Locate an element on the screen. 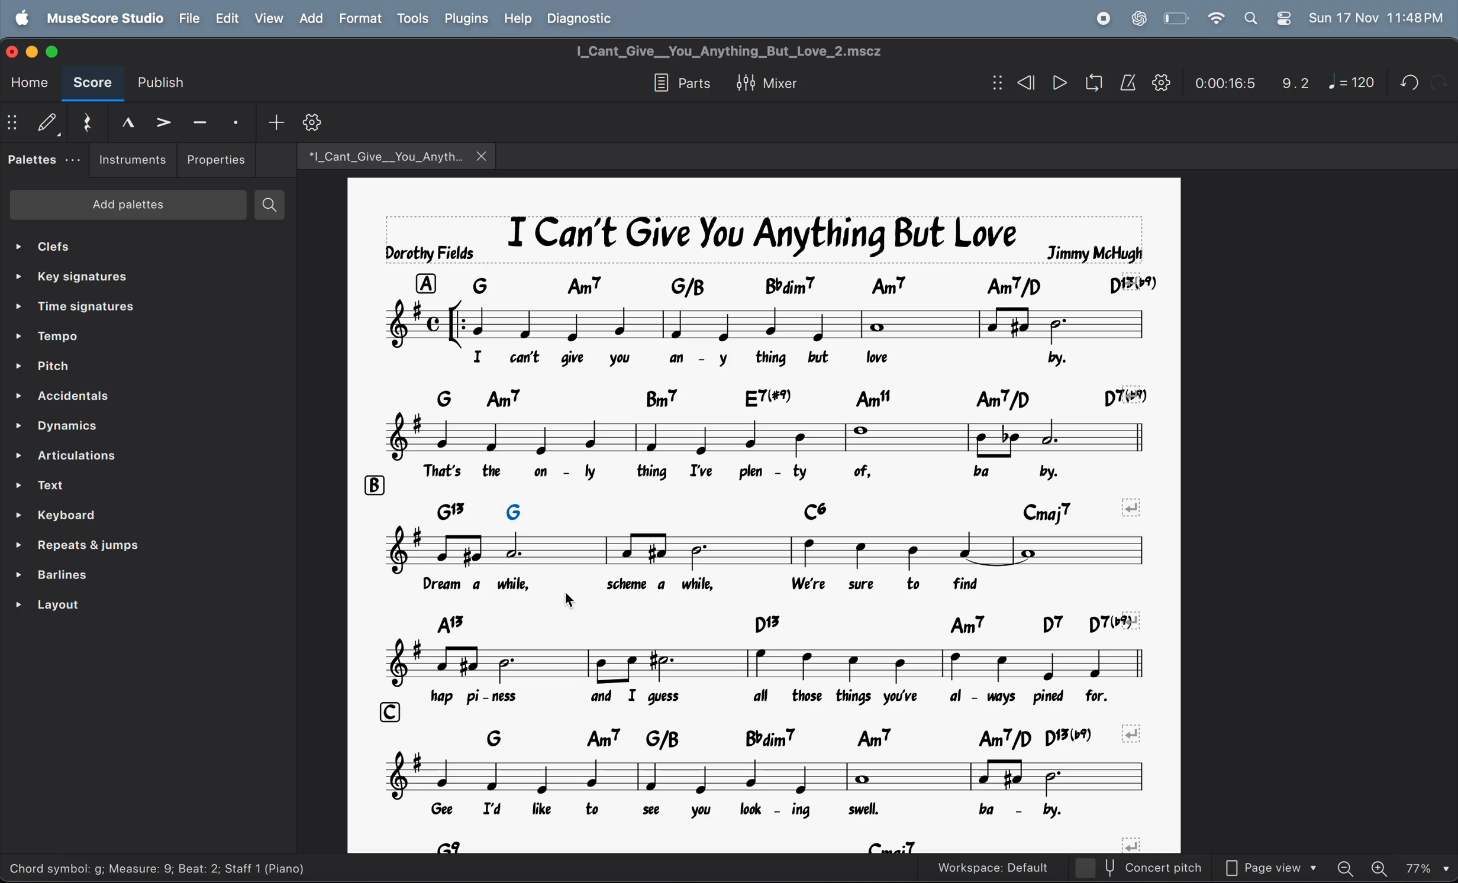  search is located at coordinates (276, 205).